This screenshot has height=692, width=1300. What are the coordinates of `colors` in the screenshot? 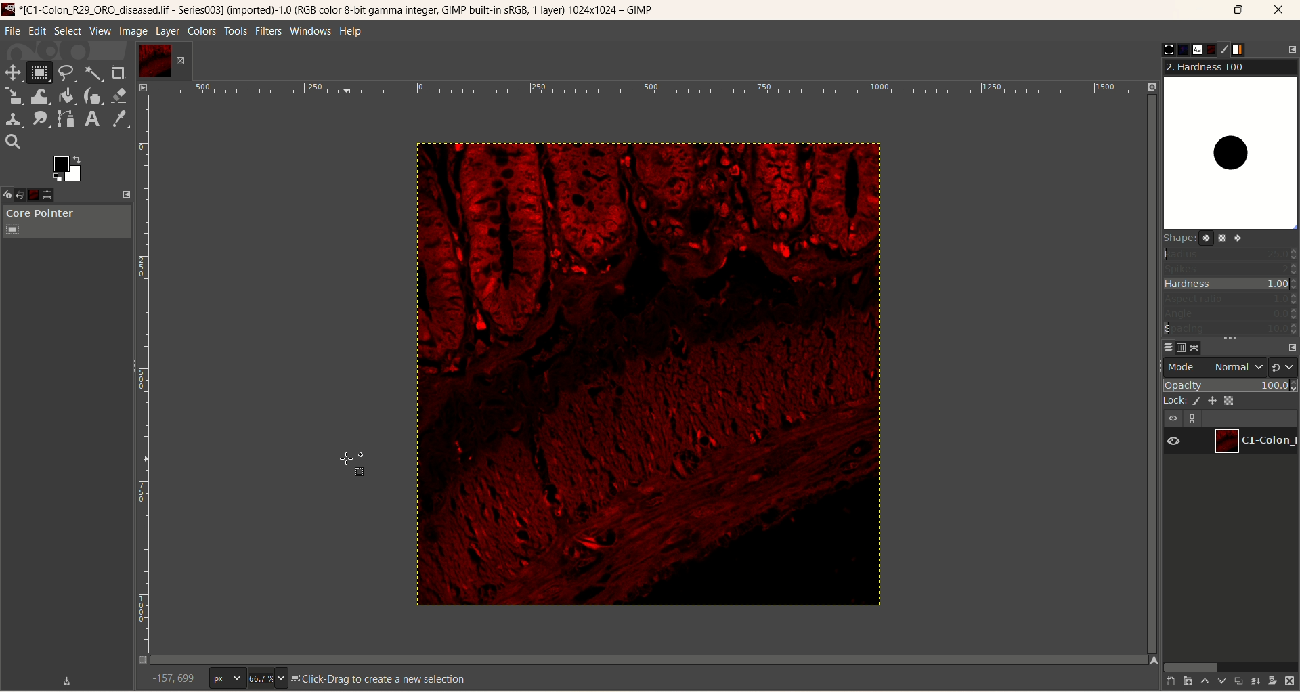 It's located at (203, 31).